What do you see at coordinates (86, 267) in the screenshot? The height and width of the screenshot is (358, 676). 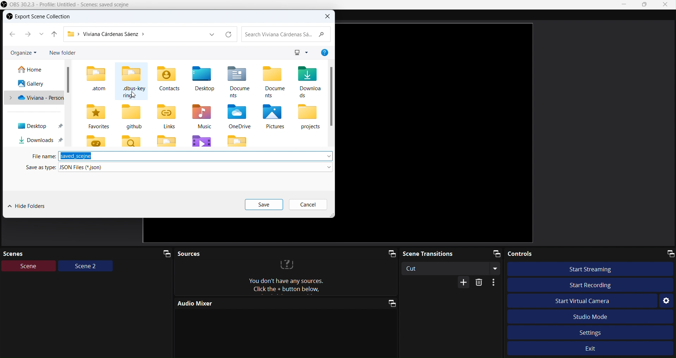 I see `Scene2` at bounding box center [86, 267].